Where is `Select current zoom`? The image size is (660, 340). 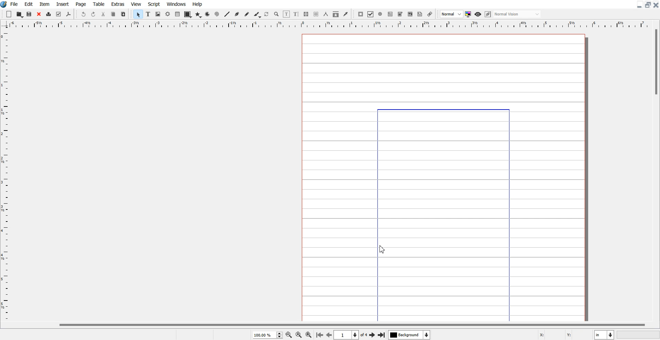
Select current zoom is located at coordinates (267, 335).